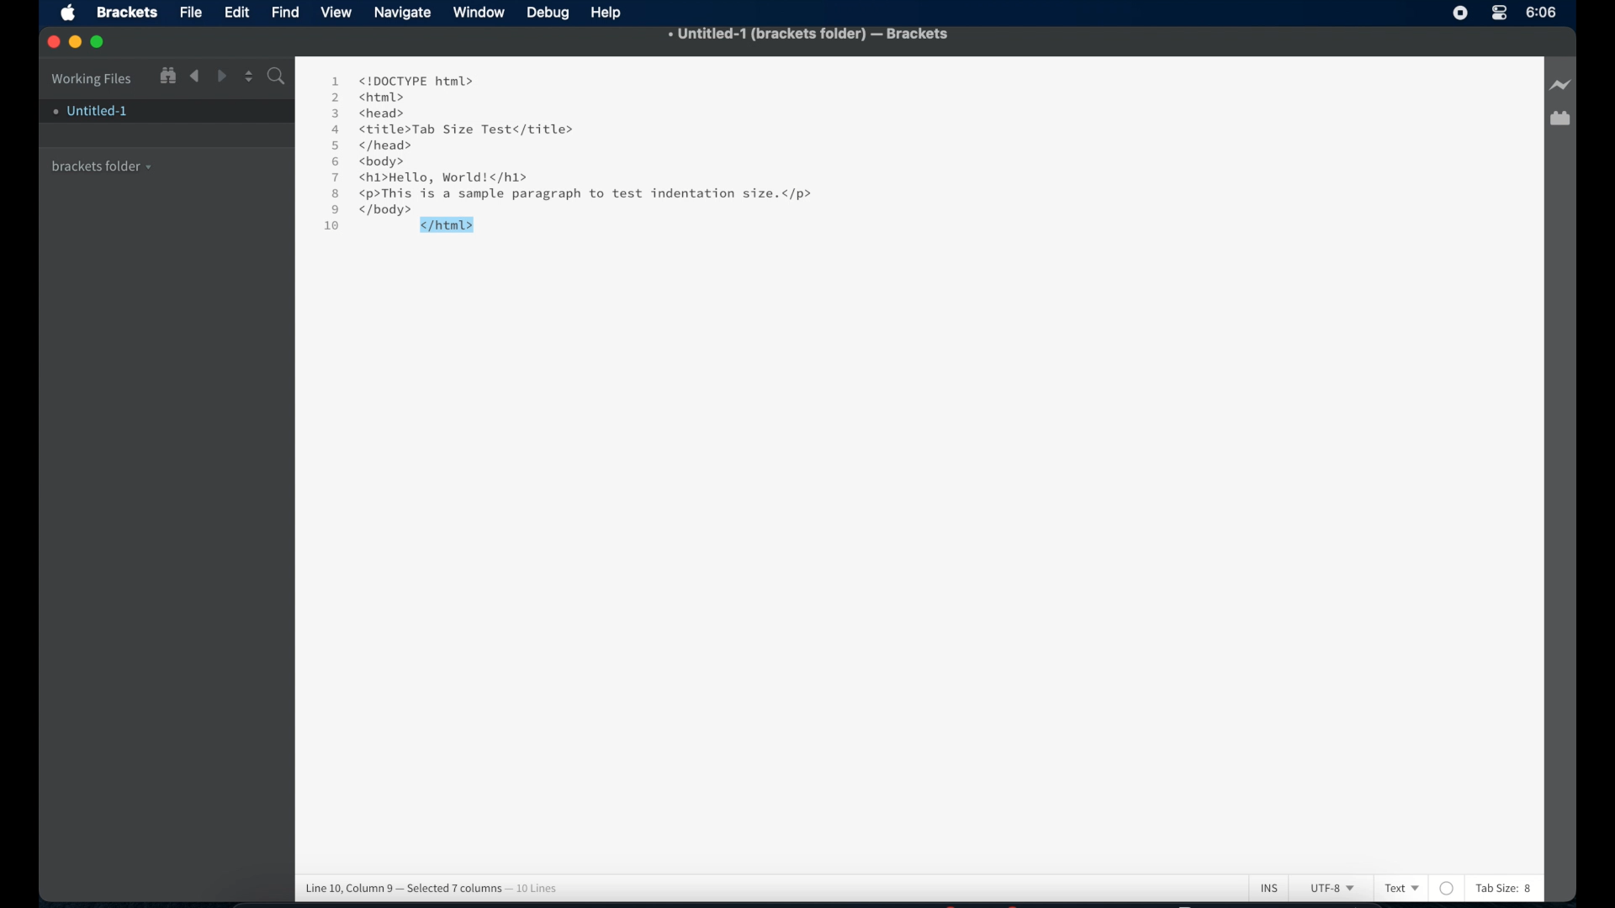  I want to click on . Untitled-1 (brackets folder) - Brackets, so click(809, 35).